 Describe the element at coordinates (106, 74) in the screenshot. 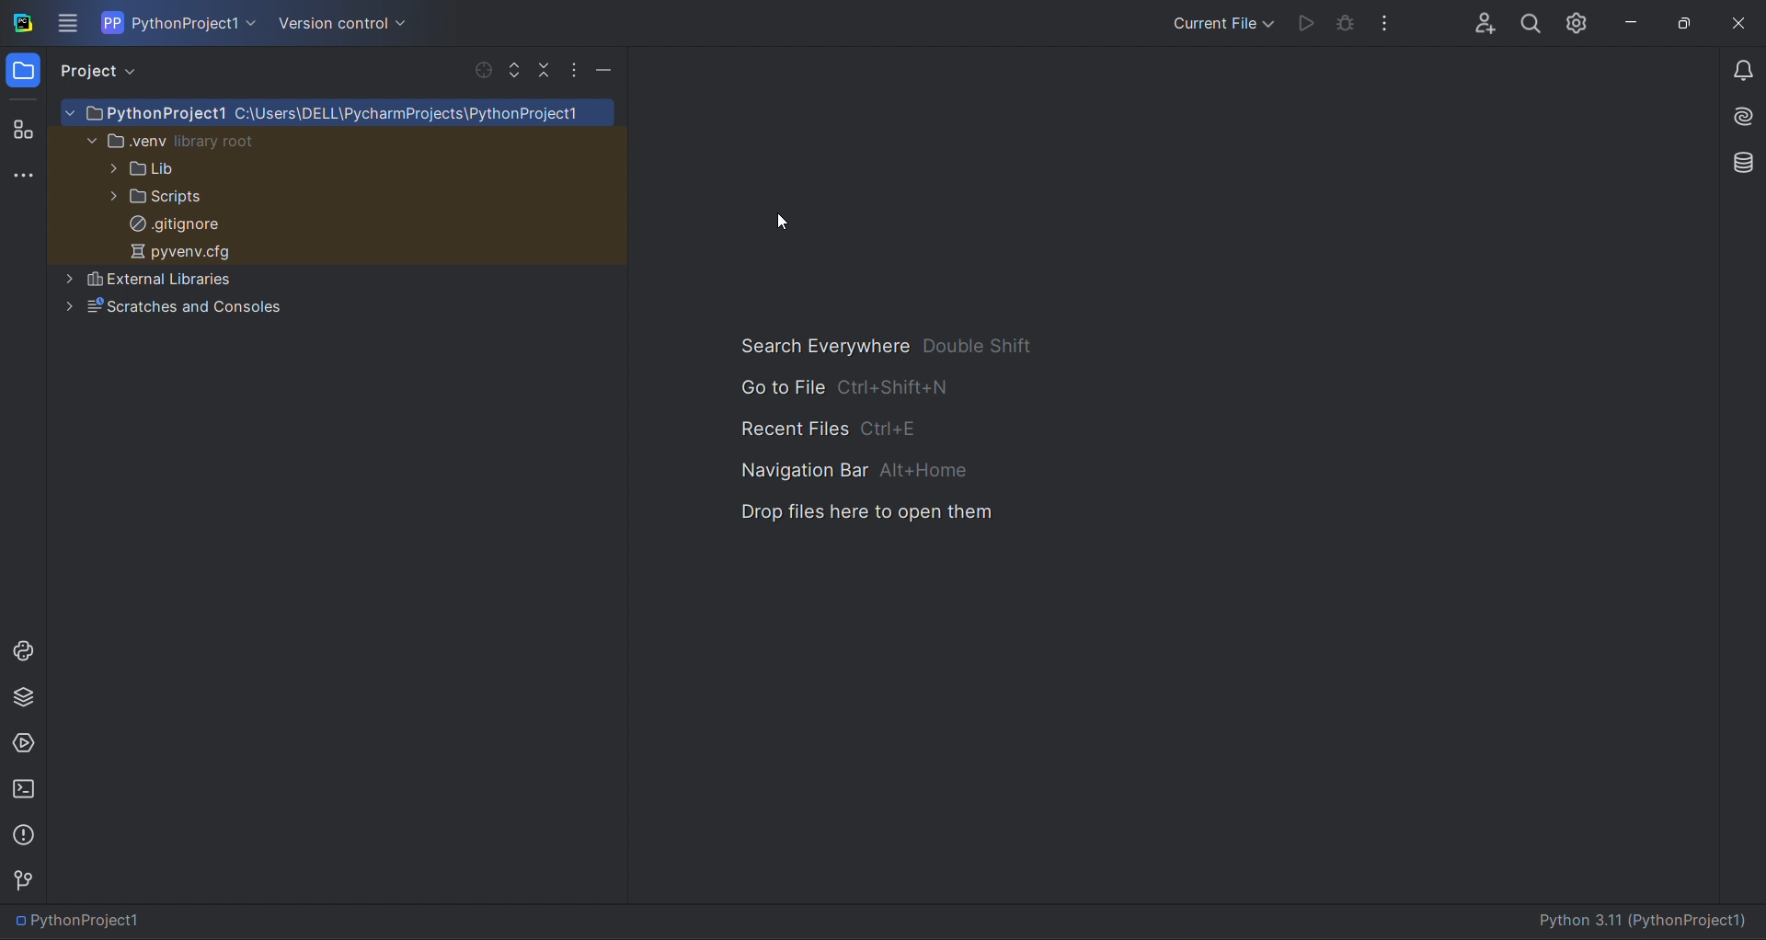

I see `project` at that location.